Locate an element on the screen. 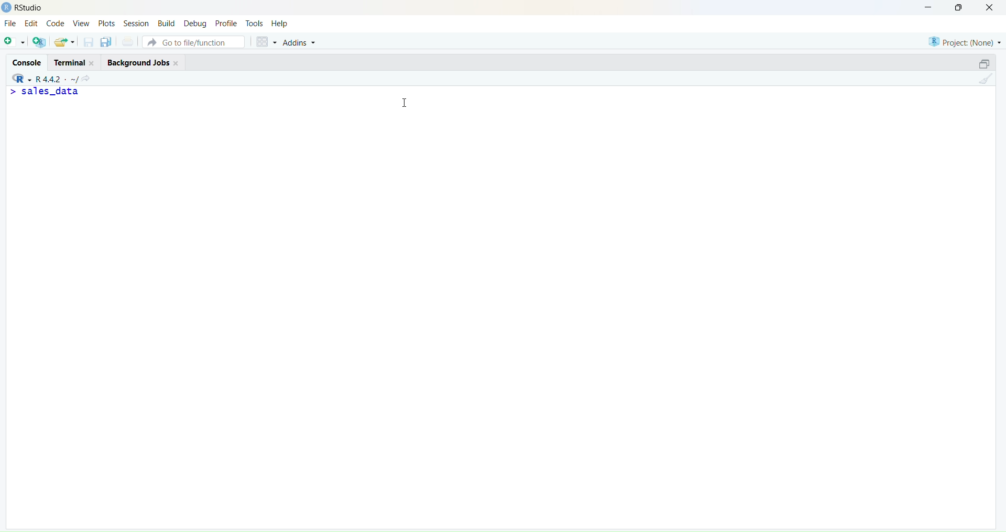  clear is located at coordinates (988, 81).